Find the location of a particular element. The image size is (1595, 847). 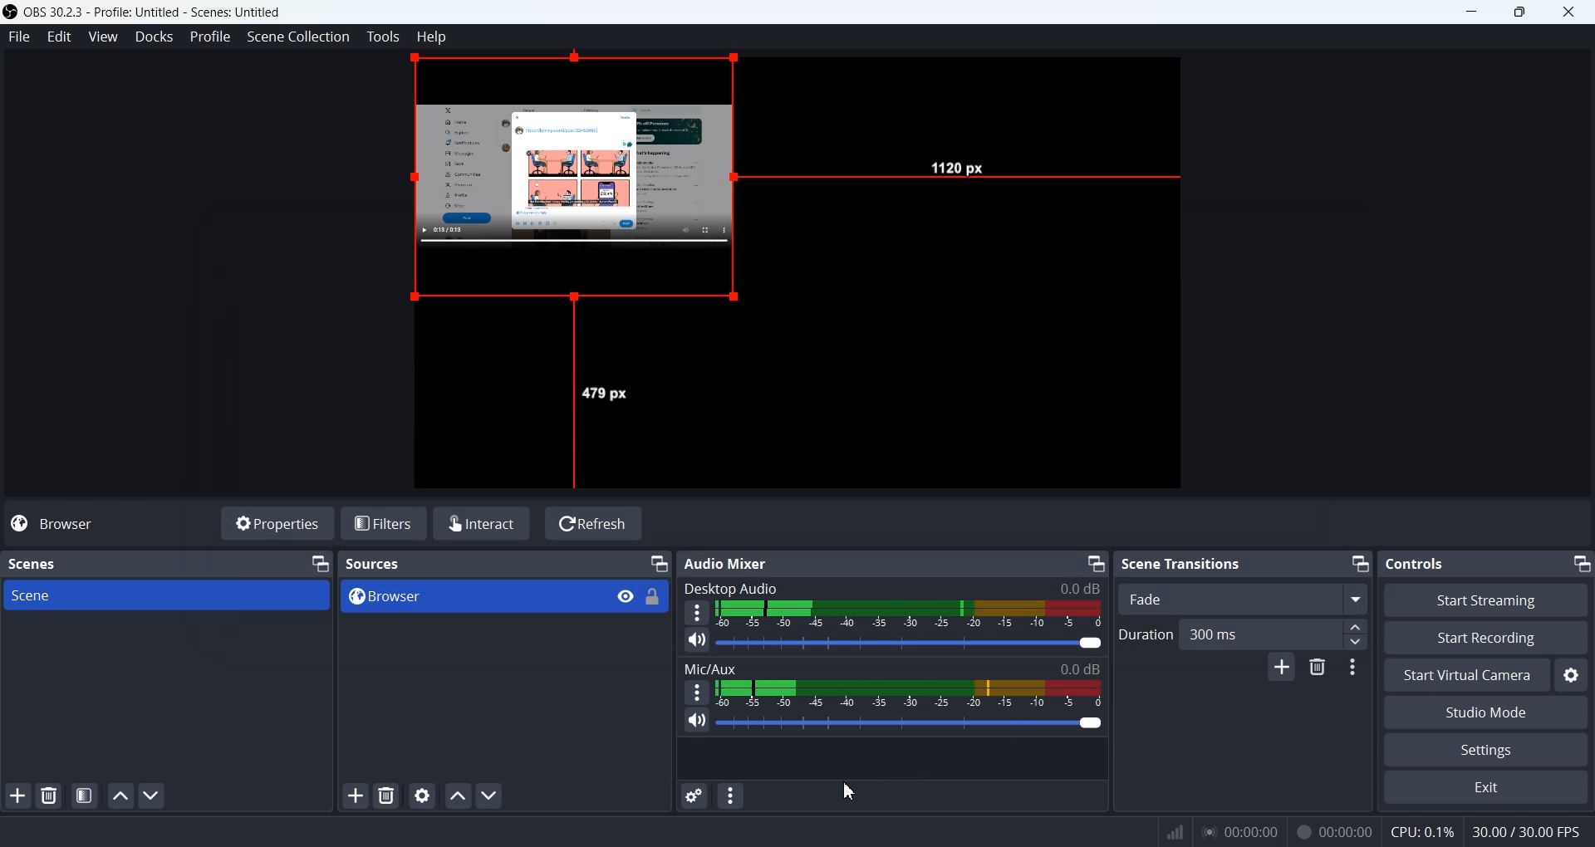

300 ms is located at coordinates (1275, 634).